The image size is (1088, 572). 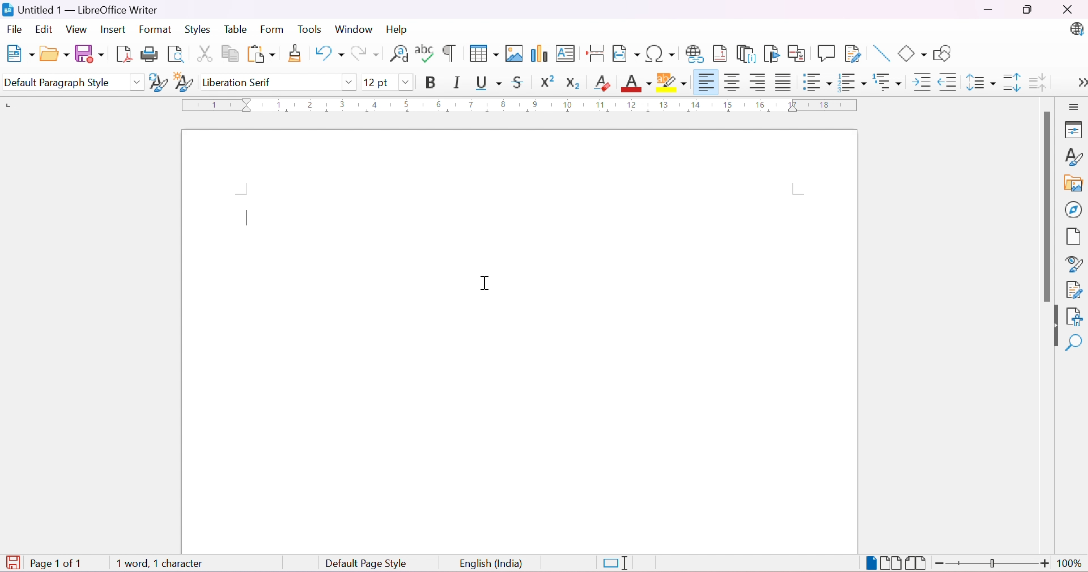 I want to click on Underline, so click(x=488, y=82).